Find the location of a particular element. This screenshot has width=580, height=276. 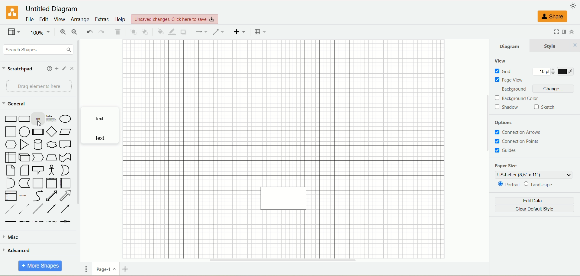

rectangle is located at coordinates (10, 118).